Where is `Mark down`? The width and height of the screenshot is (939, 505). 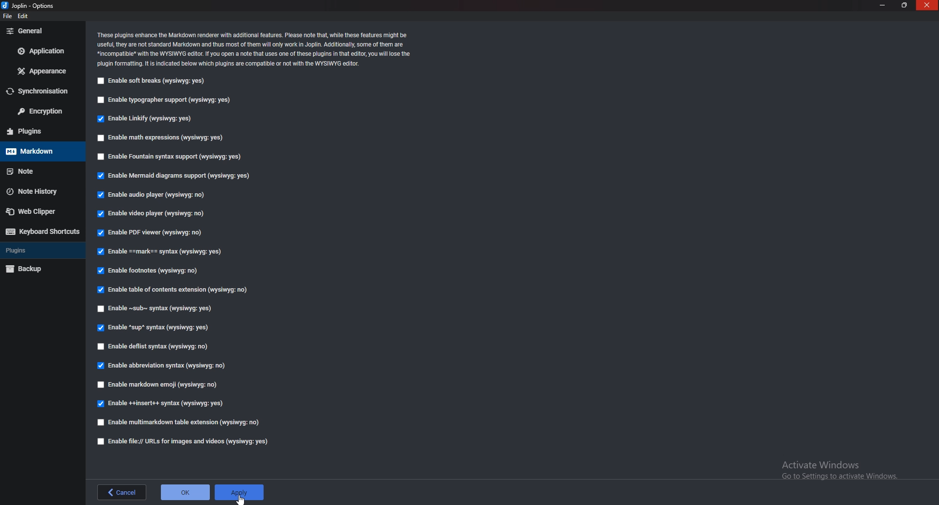
Mark down is located at coordinates (40, 152).